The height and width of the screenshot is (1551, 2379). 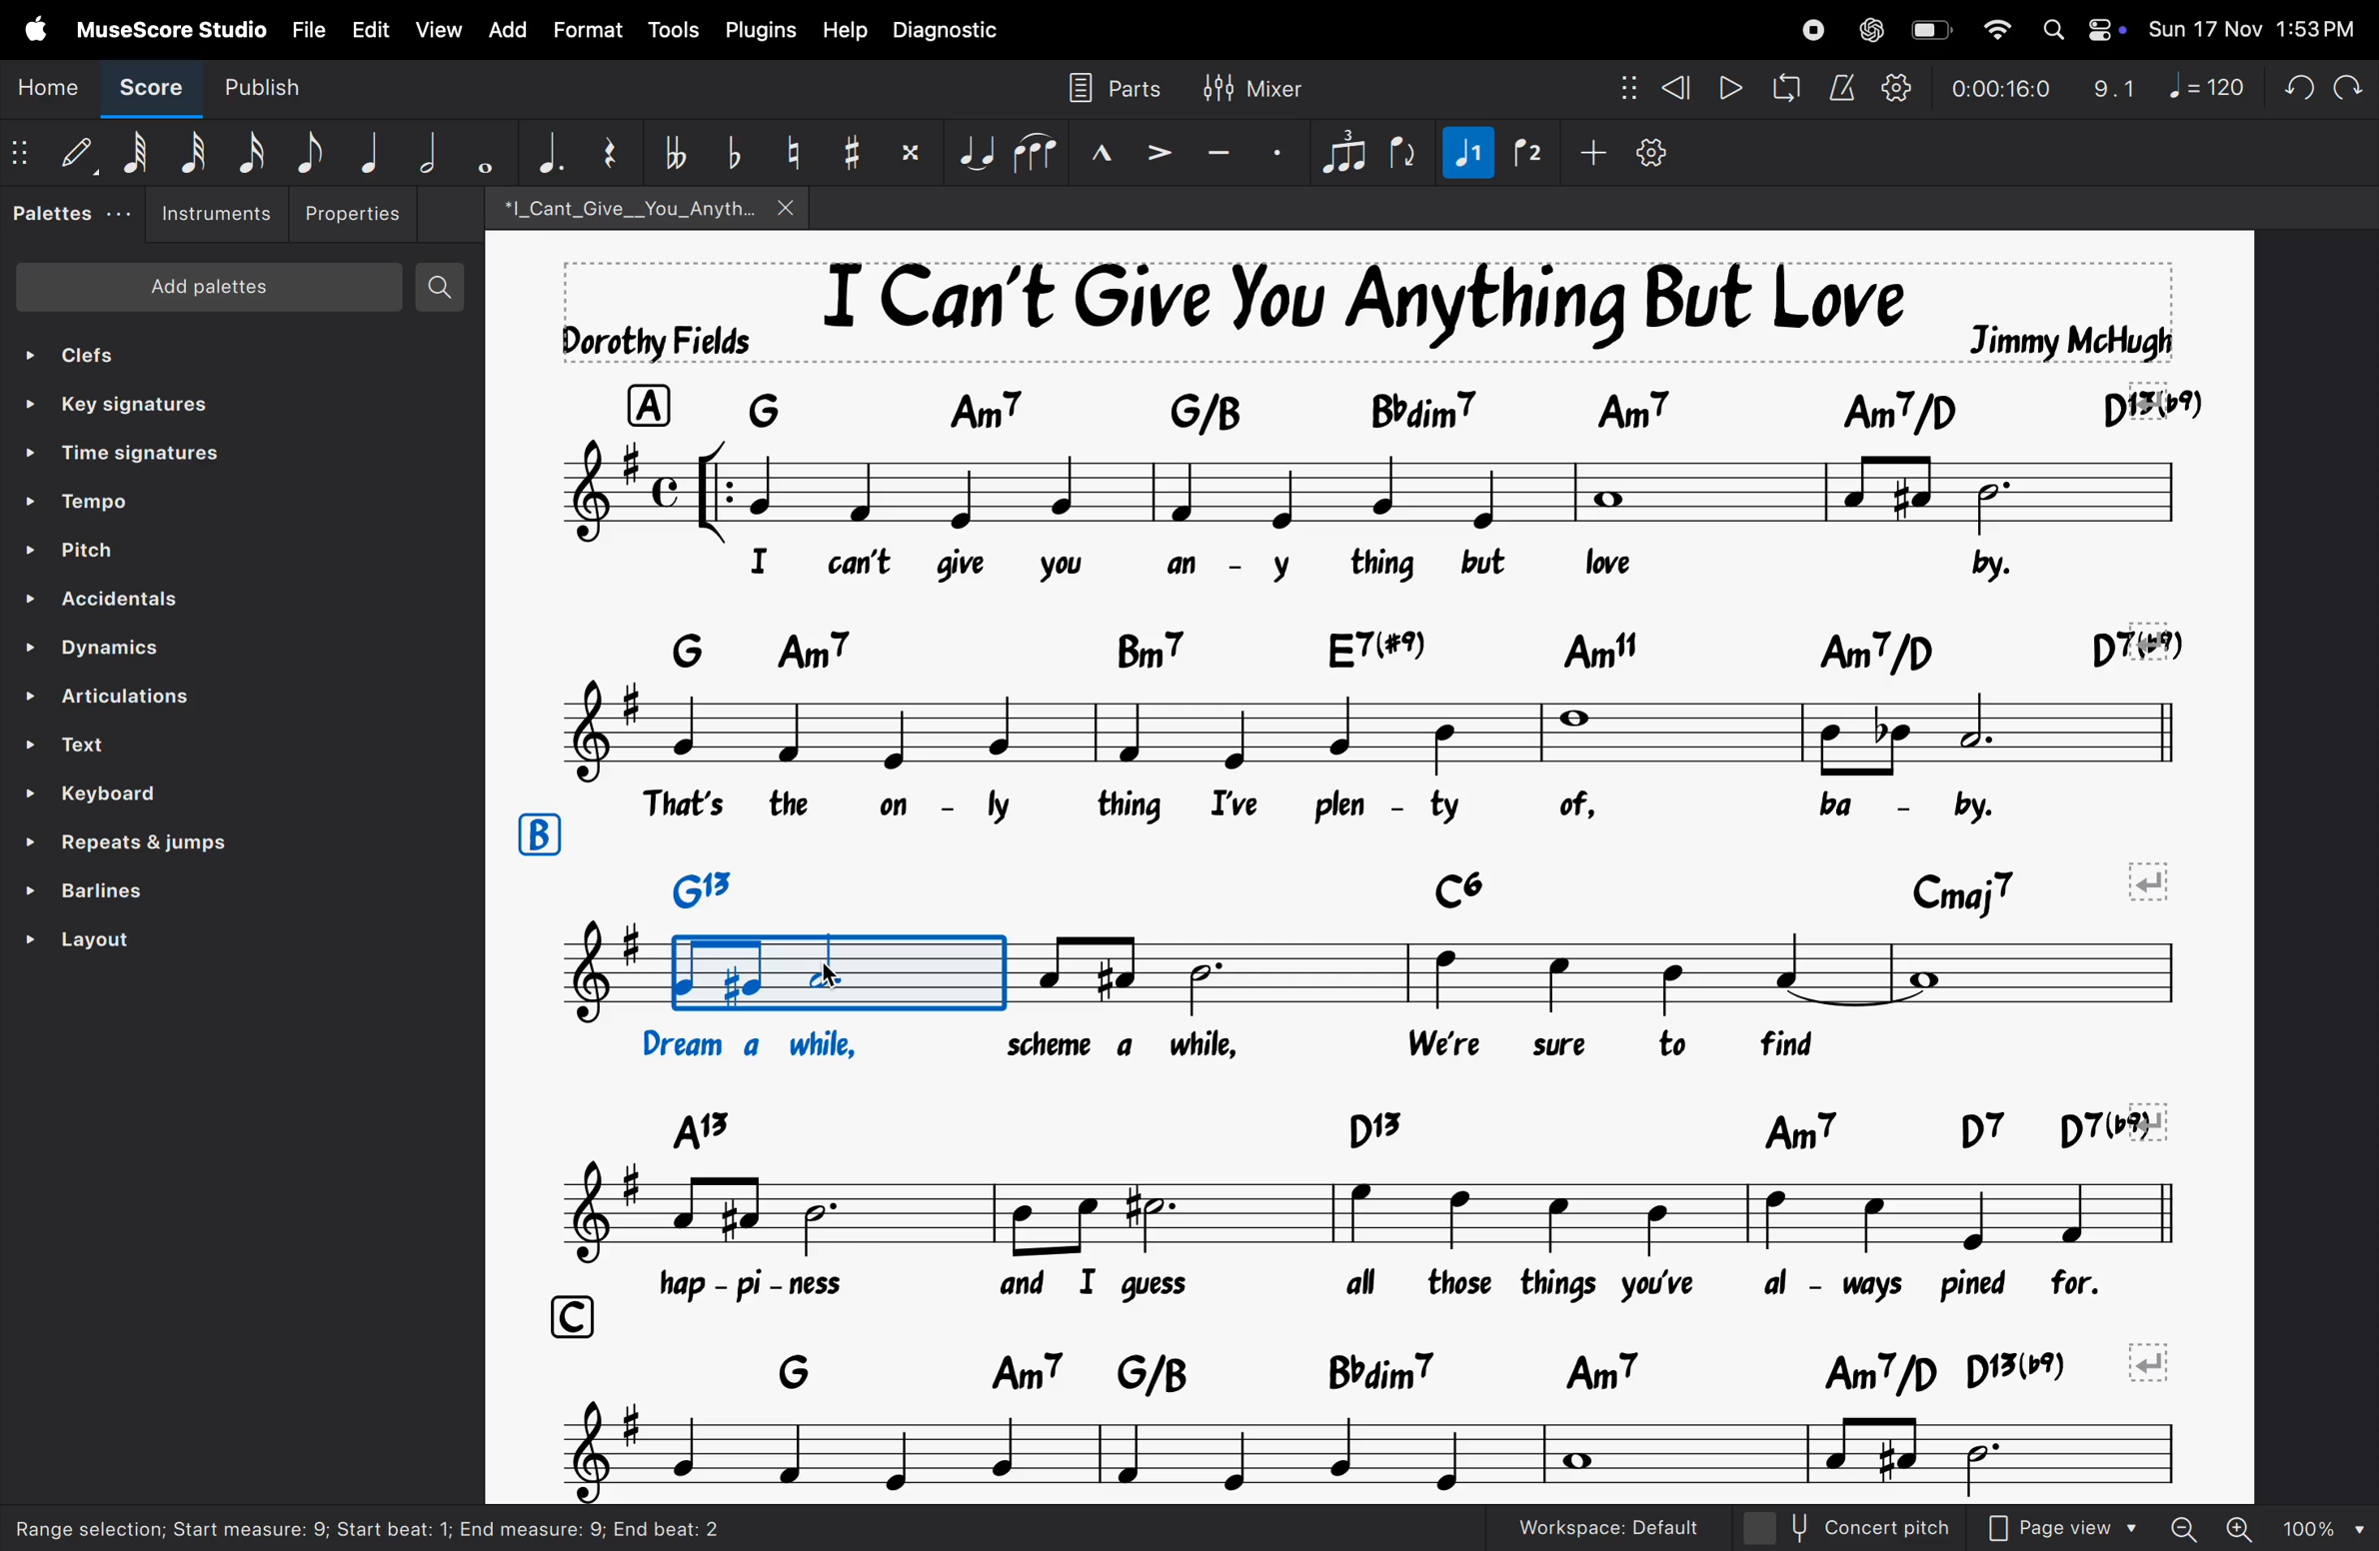 What do you see at coordinates (1334, 570) in the screenshot?
I see `lyrics` at bounding box center [1334, 570].